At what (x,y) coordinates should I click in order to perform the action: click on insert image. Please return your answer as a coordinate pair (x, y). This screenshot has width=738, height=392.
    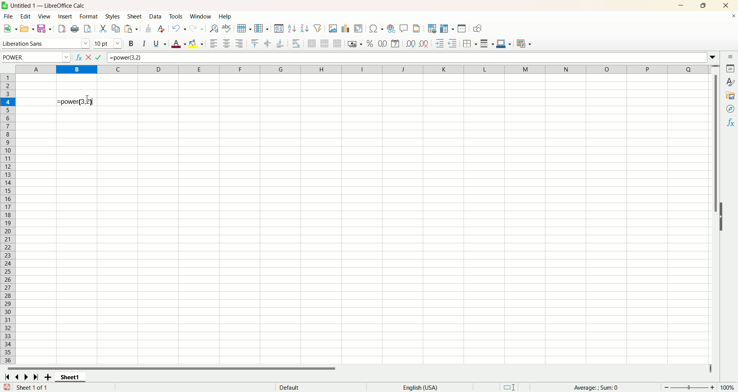
    Looking at the image, I should click on (359, 29).